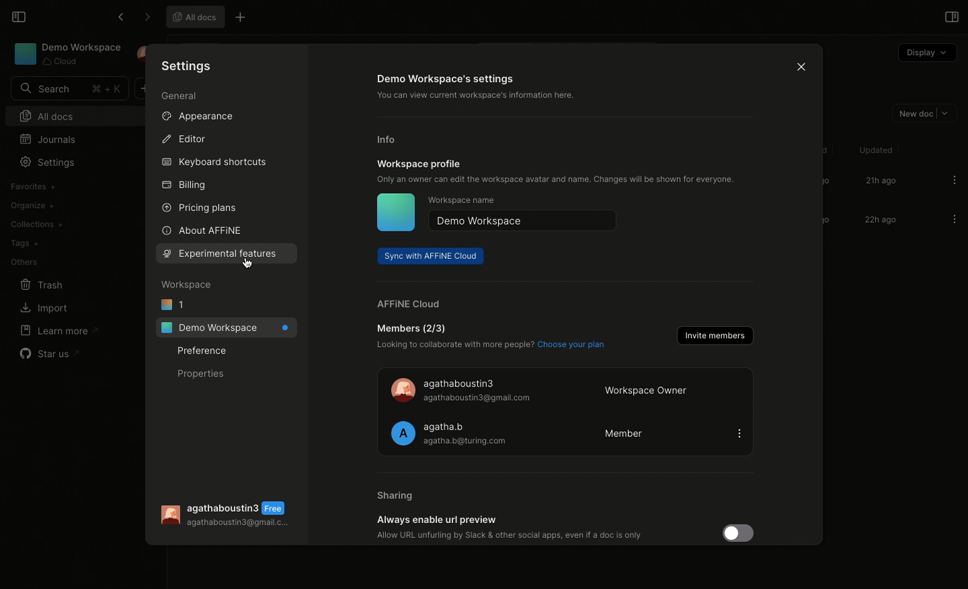 Image resolution: width=968 pixels, height=589 pixels. I want to click on Keyboard shortcuts, so click(215, 163).